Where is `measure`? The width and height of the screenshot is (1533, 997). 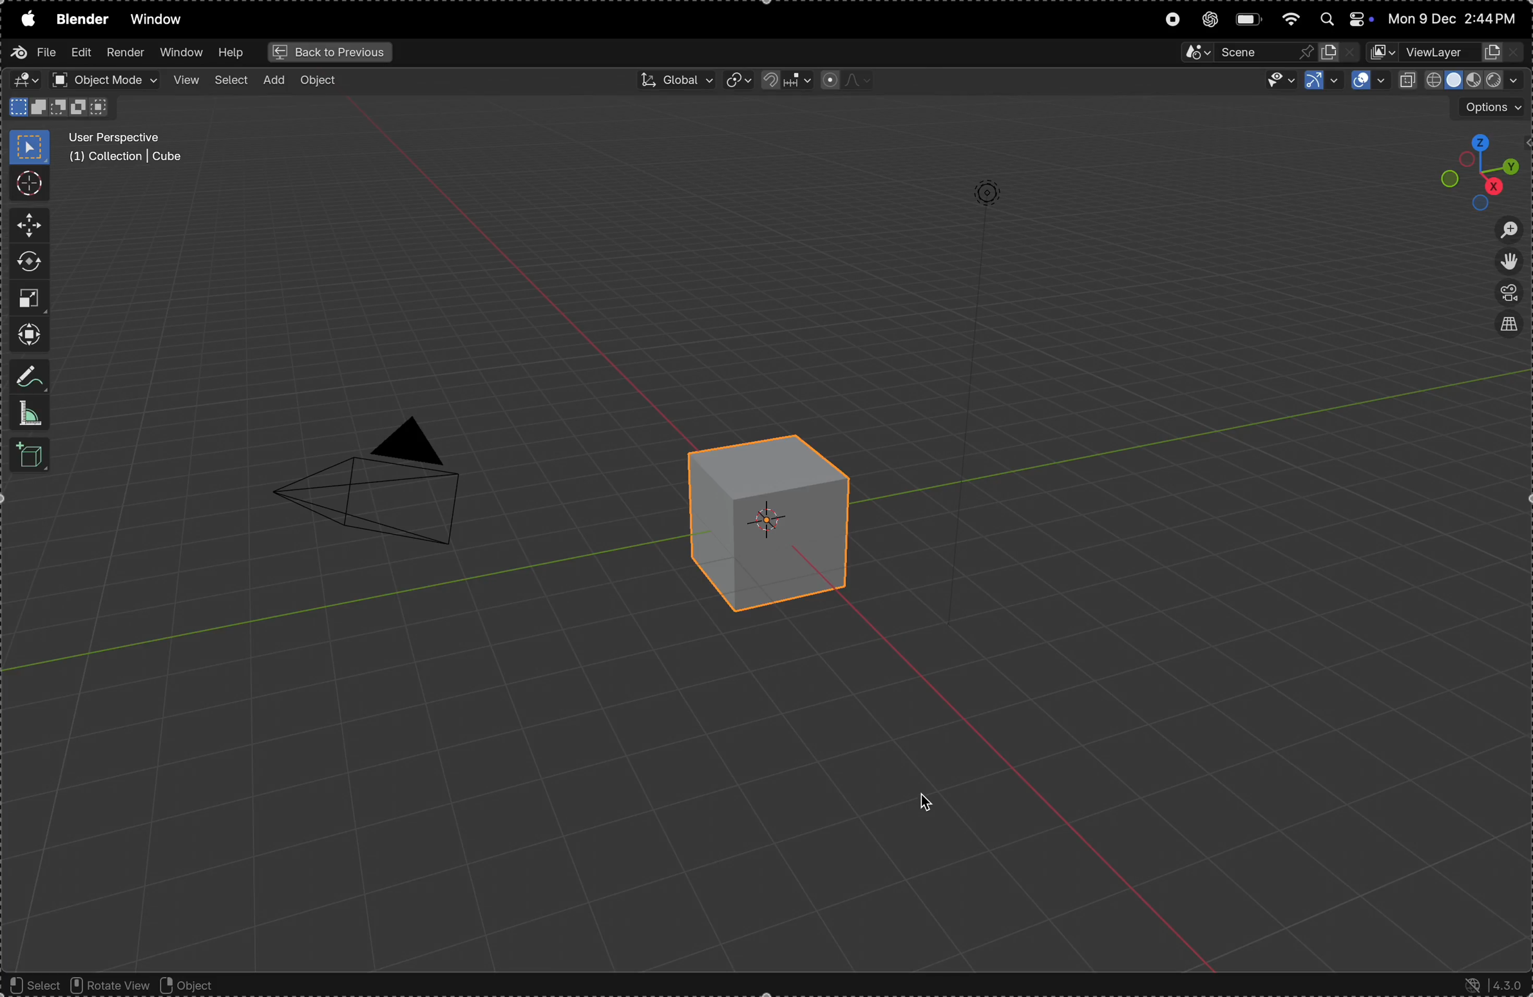
measure is located at coordinates (26, 413).